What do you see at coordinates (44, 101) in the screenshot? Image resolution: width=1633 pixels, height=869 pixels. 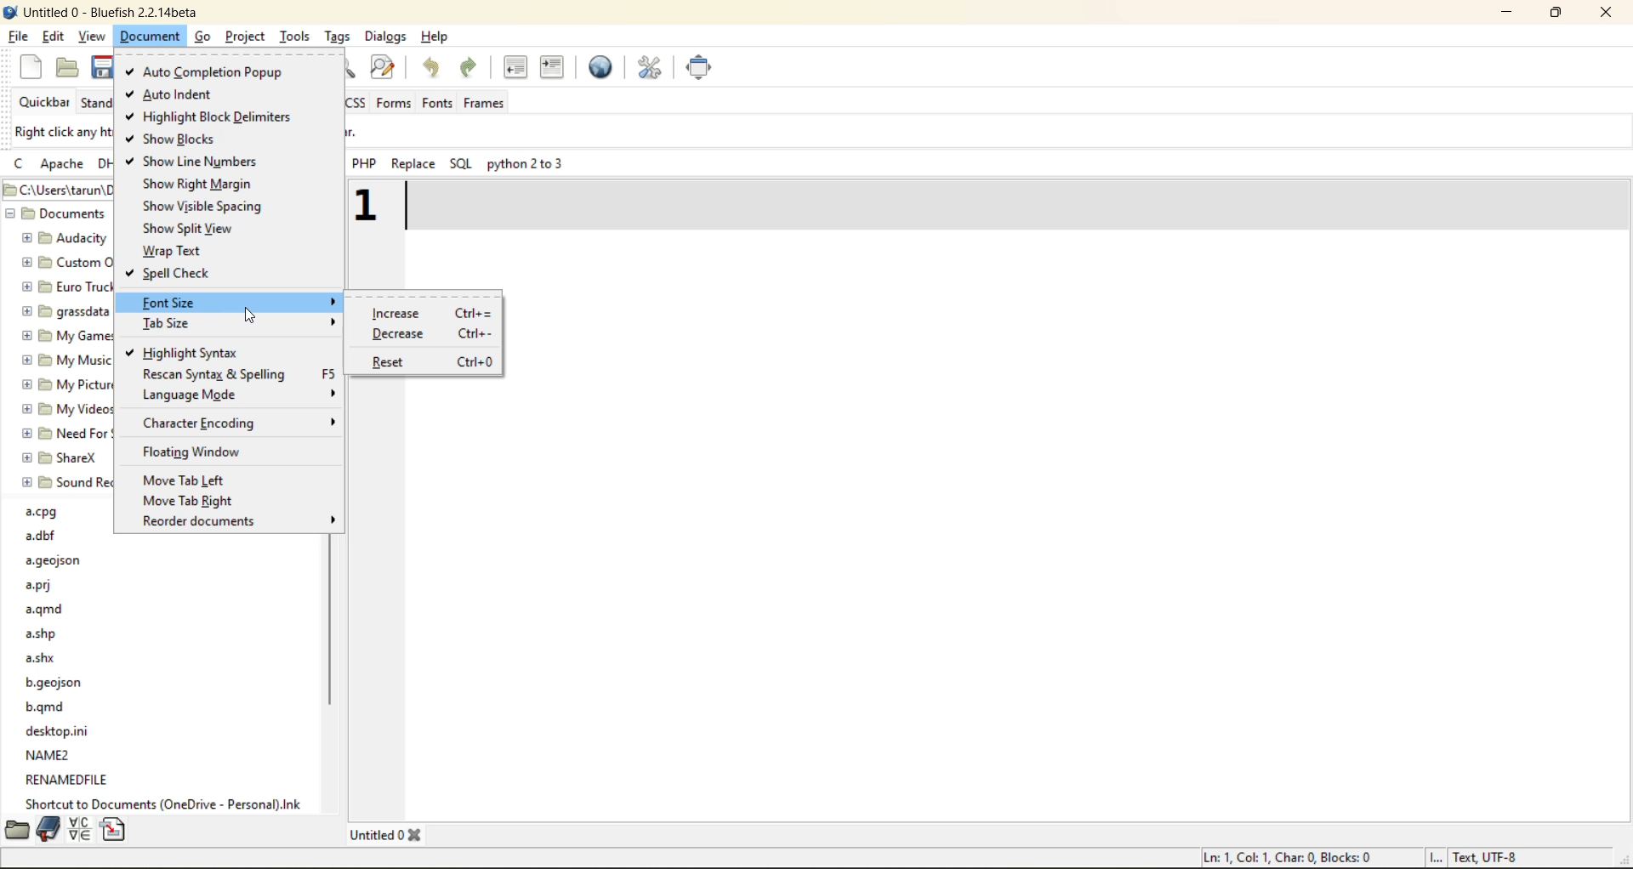 I see `quickbar` at bounding box center [44, 101].